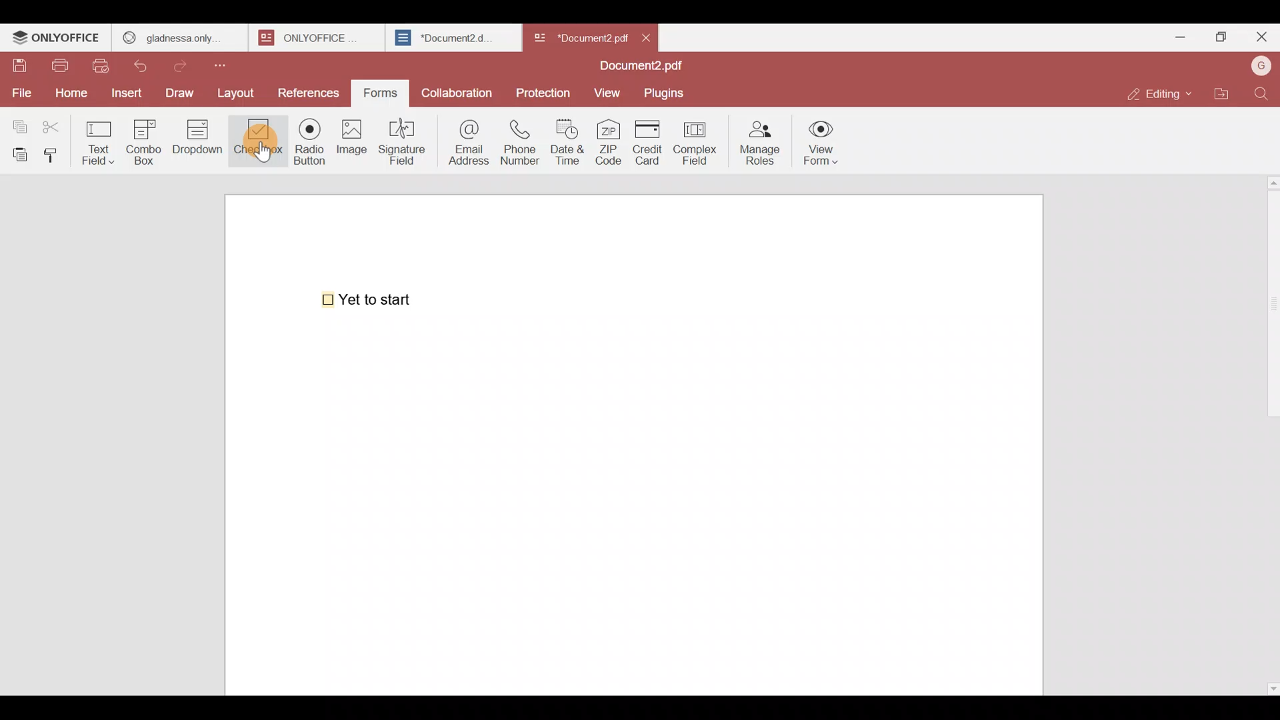 This screenshot has width=1280, height=720. Describe the element at coordinates (19, 66) in the screenshot. I see `Save` at that location.